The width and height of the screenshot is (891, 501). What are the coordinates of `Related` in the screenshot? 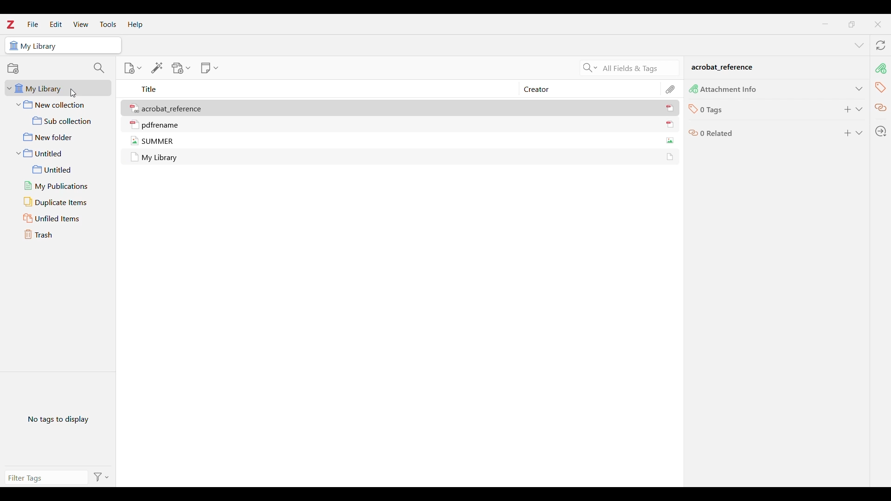 It's located at (880, 108).